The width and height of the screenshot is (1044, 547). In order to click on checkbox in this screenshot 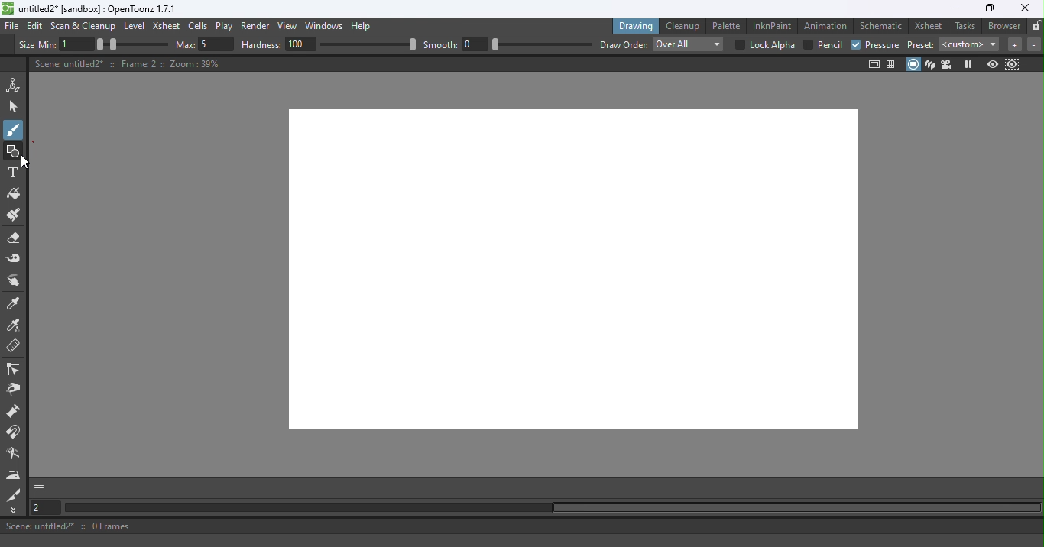, I will do `click(740, 46)`.